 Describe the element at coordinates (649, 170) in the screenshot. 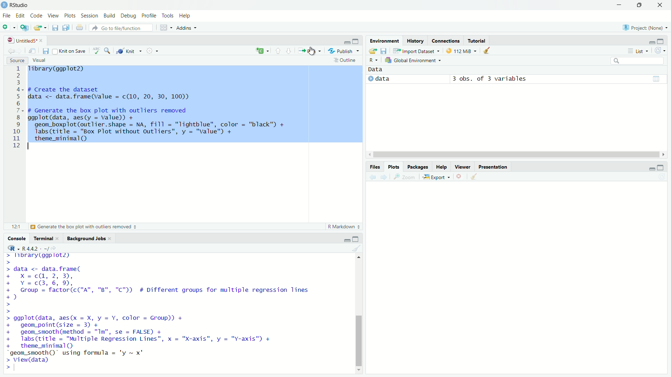

I see `minimise` at that location.